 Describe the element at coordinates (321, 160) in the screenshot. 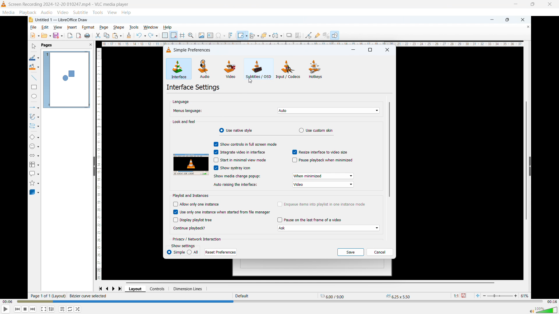

I see `Pause playback when minimised ` at that location.